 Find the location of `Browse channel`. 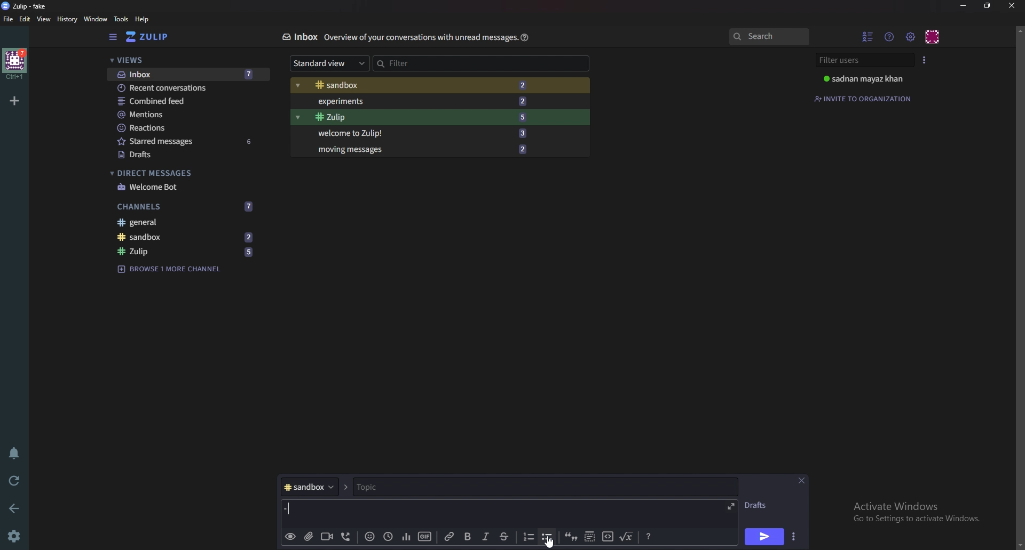

Browse channel is located at coordinates (170, 268).